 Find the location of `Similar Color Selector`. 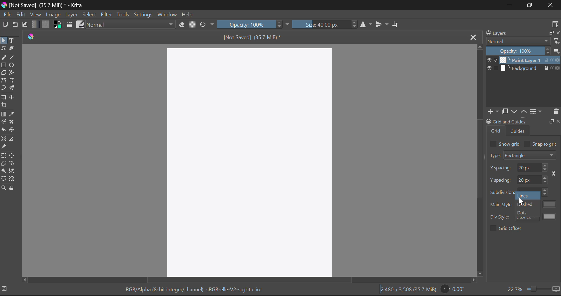

Similar Color Selector is located at coordinates (12, 171).